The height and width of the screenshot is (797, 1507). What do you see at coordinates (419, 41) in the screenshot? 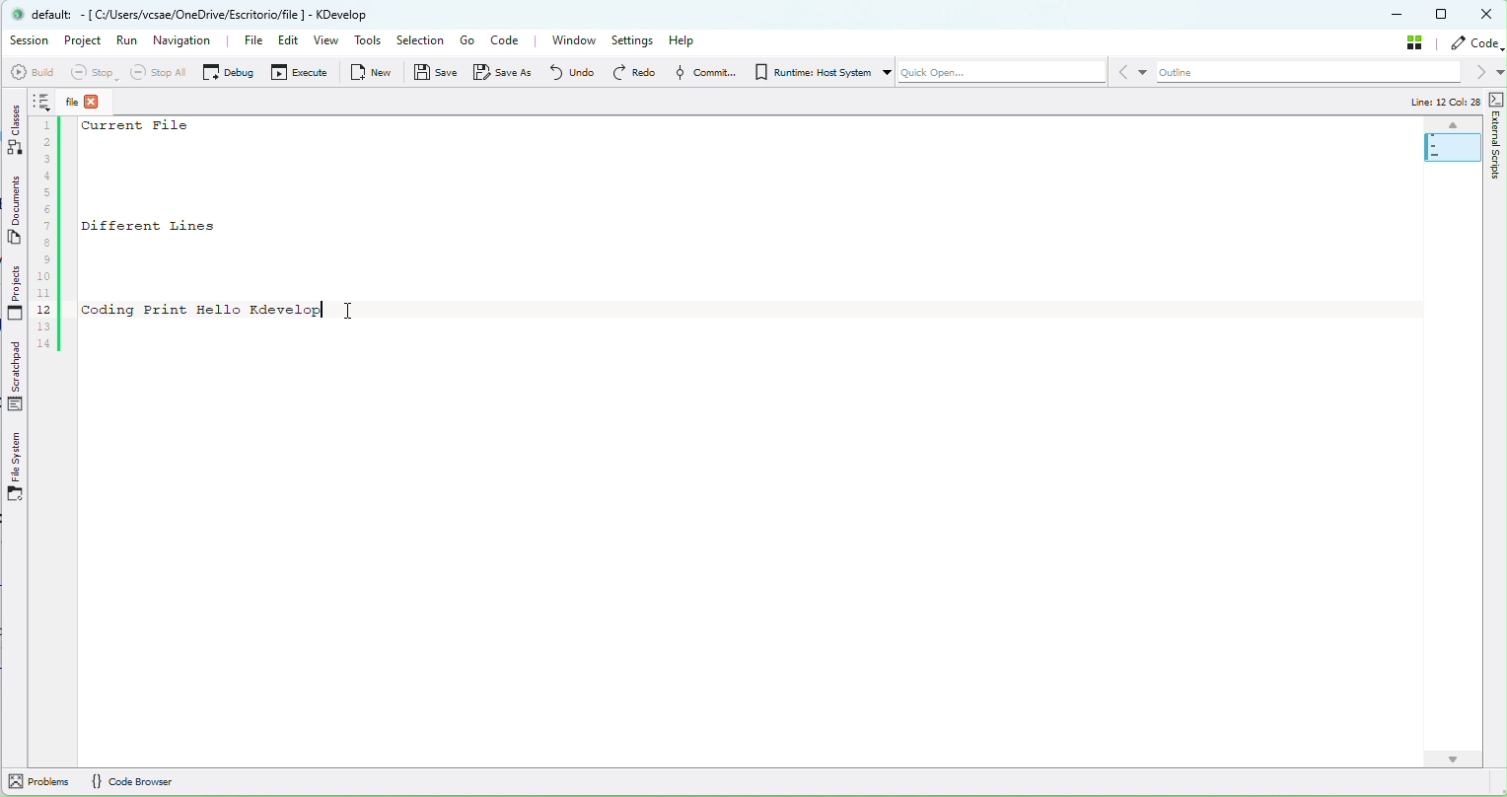
I see `Selection` at bounding box center [419, 41].